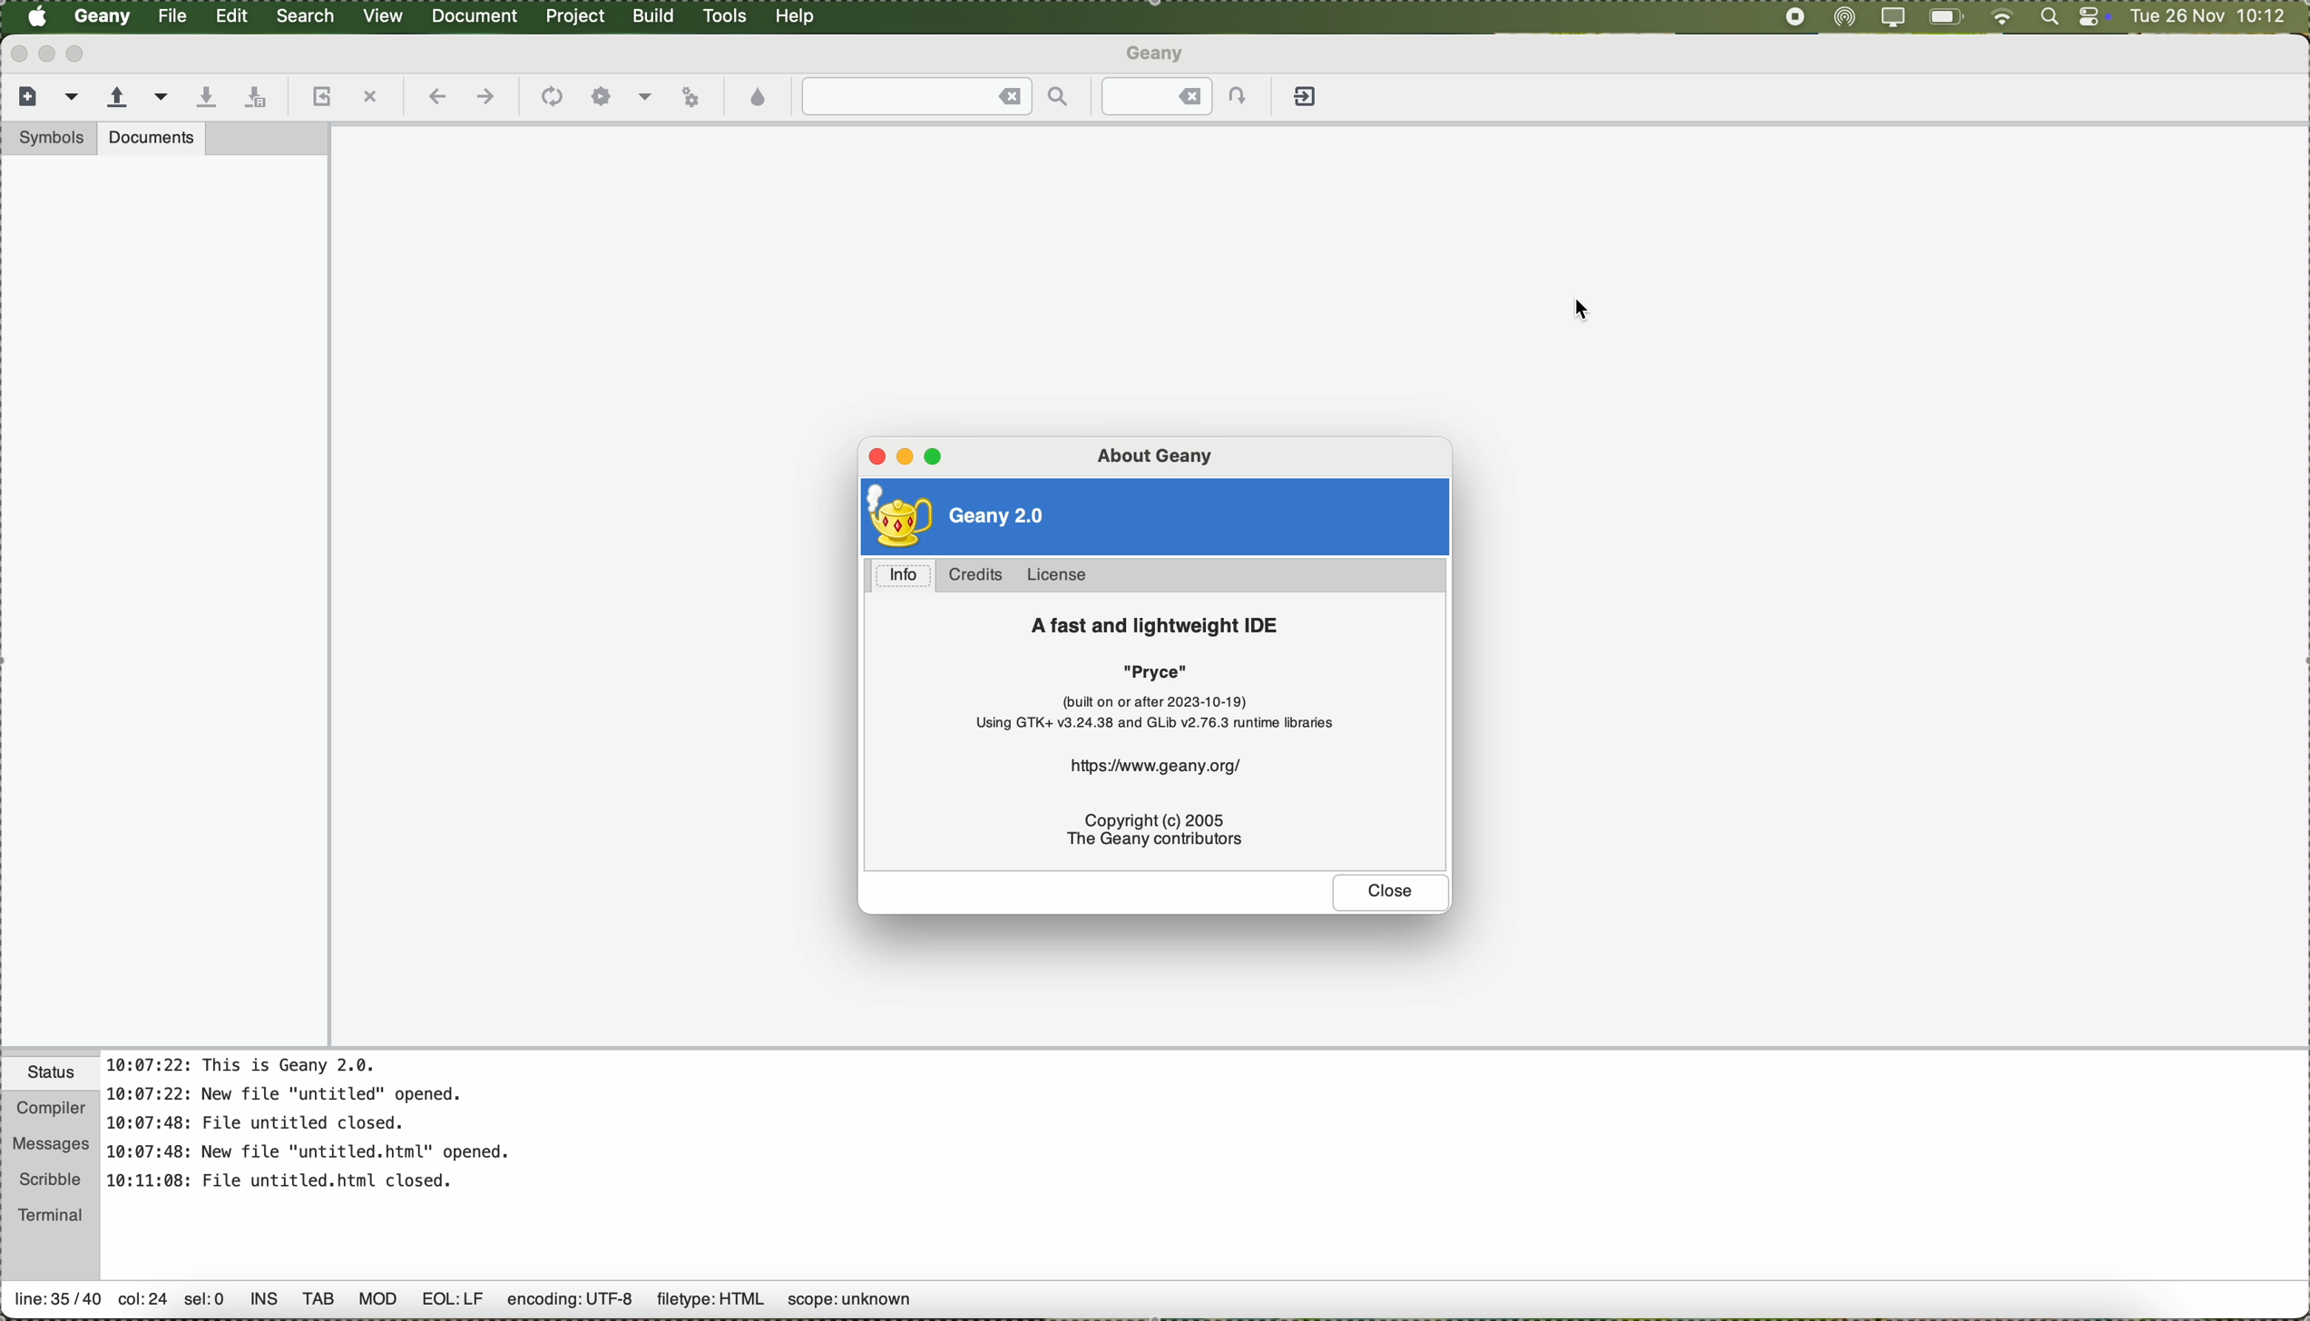 This screenshot has height=1321, width=2310. Describe the element at coordinates (263, 1302) in the screenshot. I see `INS` at that location.